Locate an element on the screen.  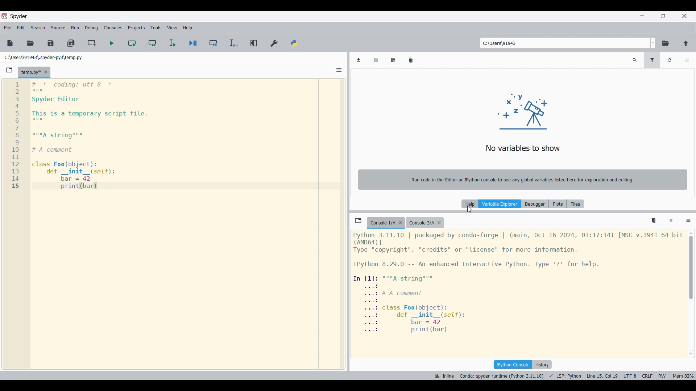
Variable explorer is located at coordinates (500, 203).